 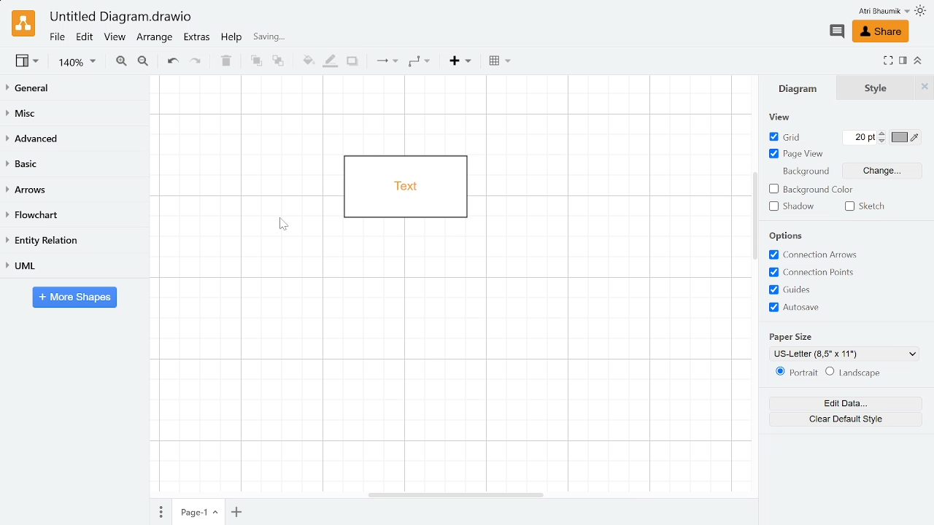 What do you see at coordinates (75, 115) in the screenshot?
I see `Misc` at bounding box center [75, 115].